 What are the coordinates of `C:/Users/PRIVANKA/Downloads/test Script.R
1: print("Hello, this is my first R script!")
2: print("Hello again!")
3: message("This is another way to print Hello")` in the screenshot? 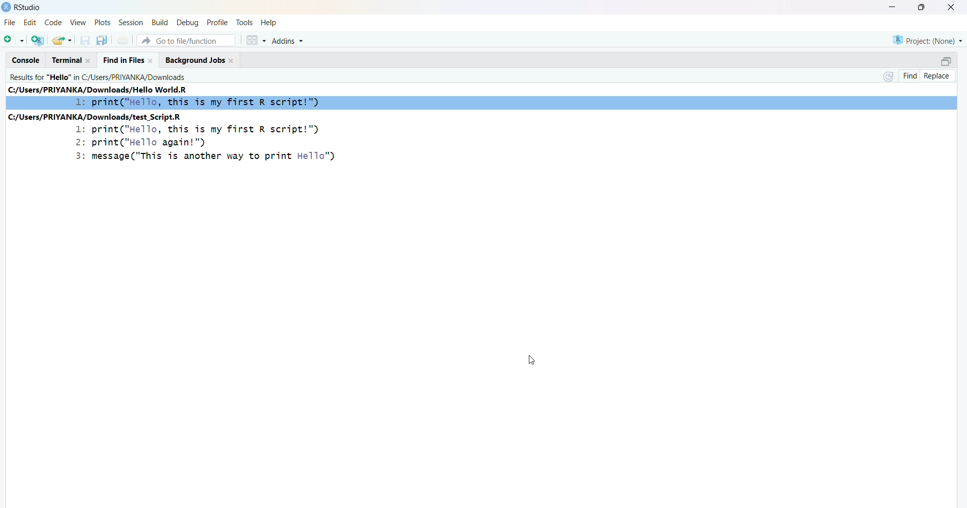 It's located at (181, 138).